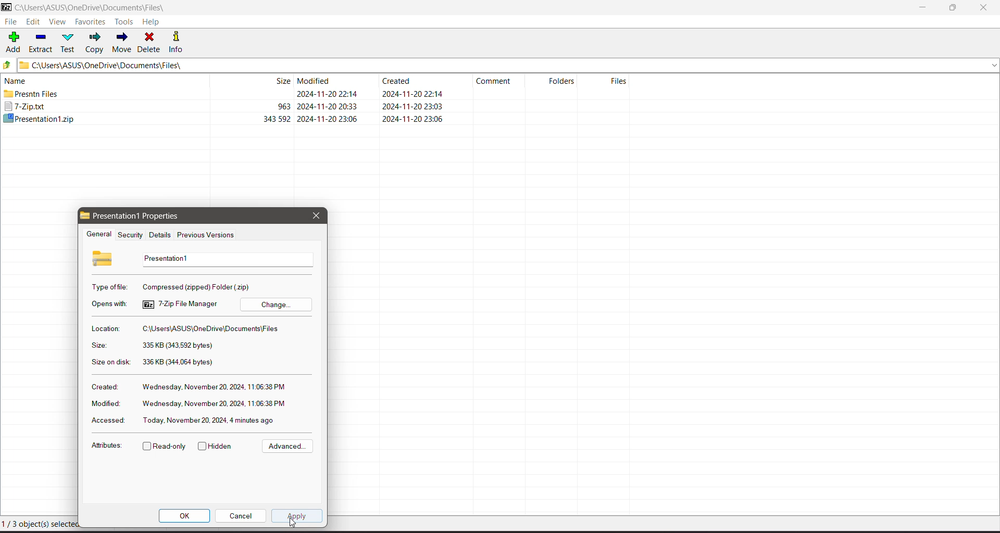  Describe the element at coordinates (129, 235) in the screenshot. I see `Security` at that location.